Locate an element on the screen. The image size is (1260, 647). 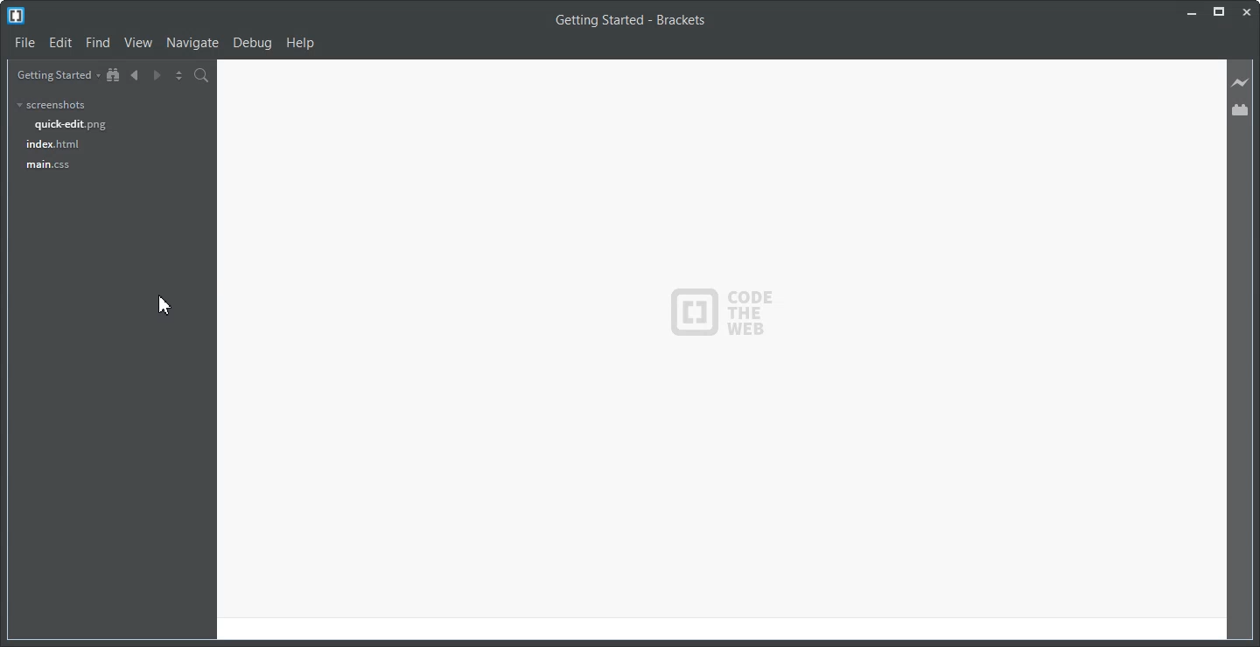
Live Preview is located at coordinates (1242, 81).